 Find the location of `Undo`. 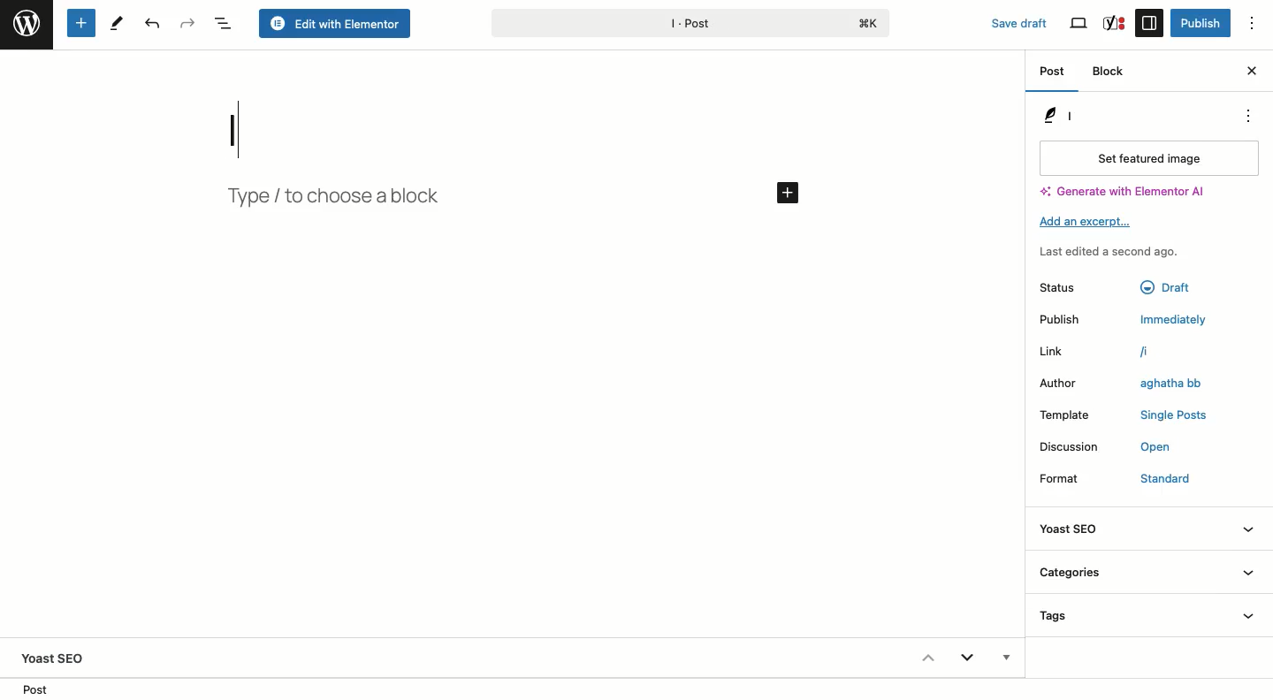

Undo is located at coordinates (150, 25).